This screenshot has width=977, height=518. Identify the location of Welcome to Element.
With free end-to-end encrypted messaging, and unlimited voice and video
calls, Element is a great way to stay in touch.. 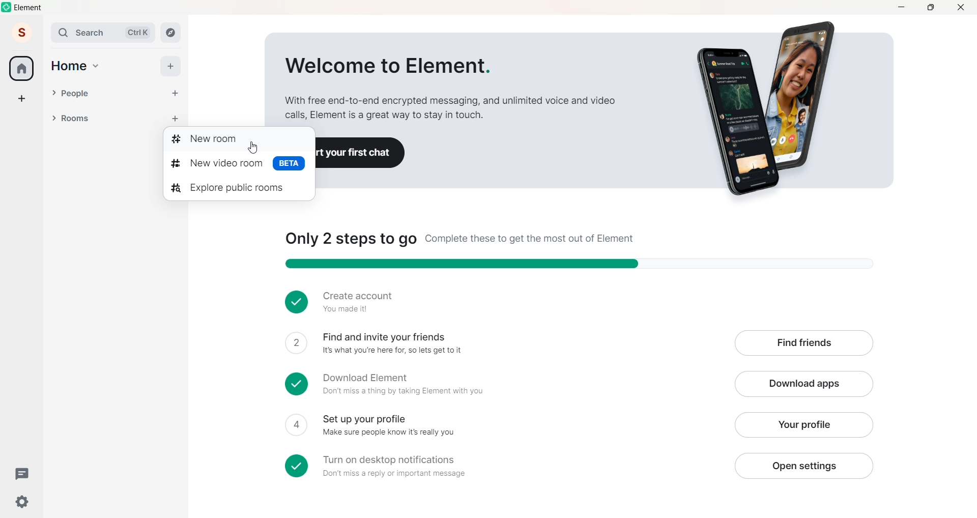
(450, 89).